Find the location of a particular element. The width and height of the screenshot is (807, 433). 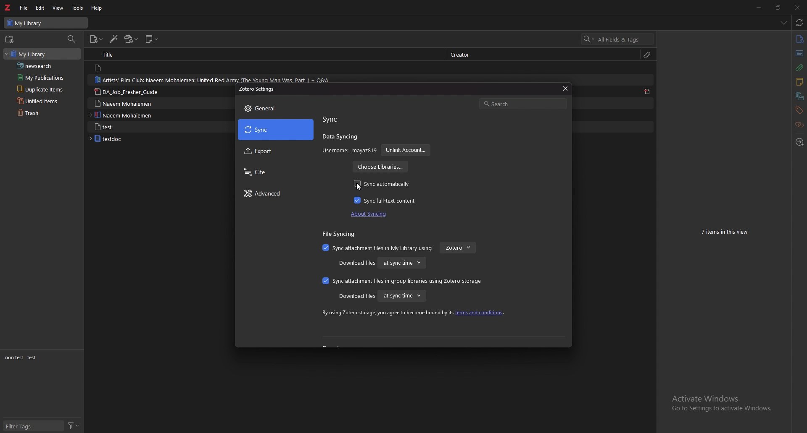

username: mayaz819 is located at coordinates (349, 151).